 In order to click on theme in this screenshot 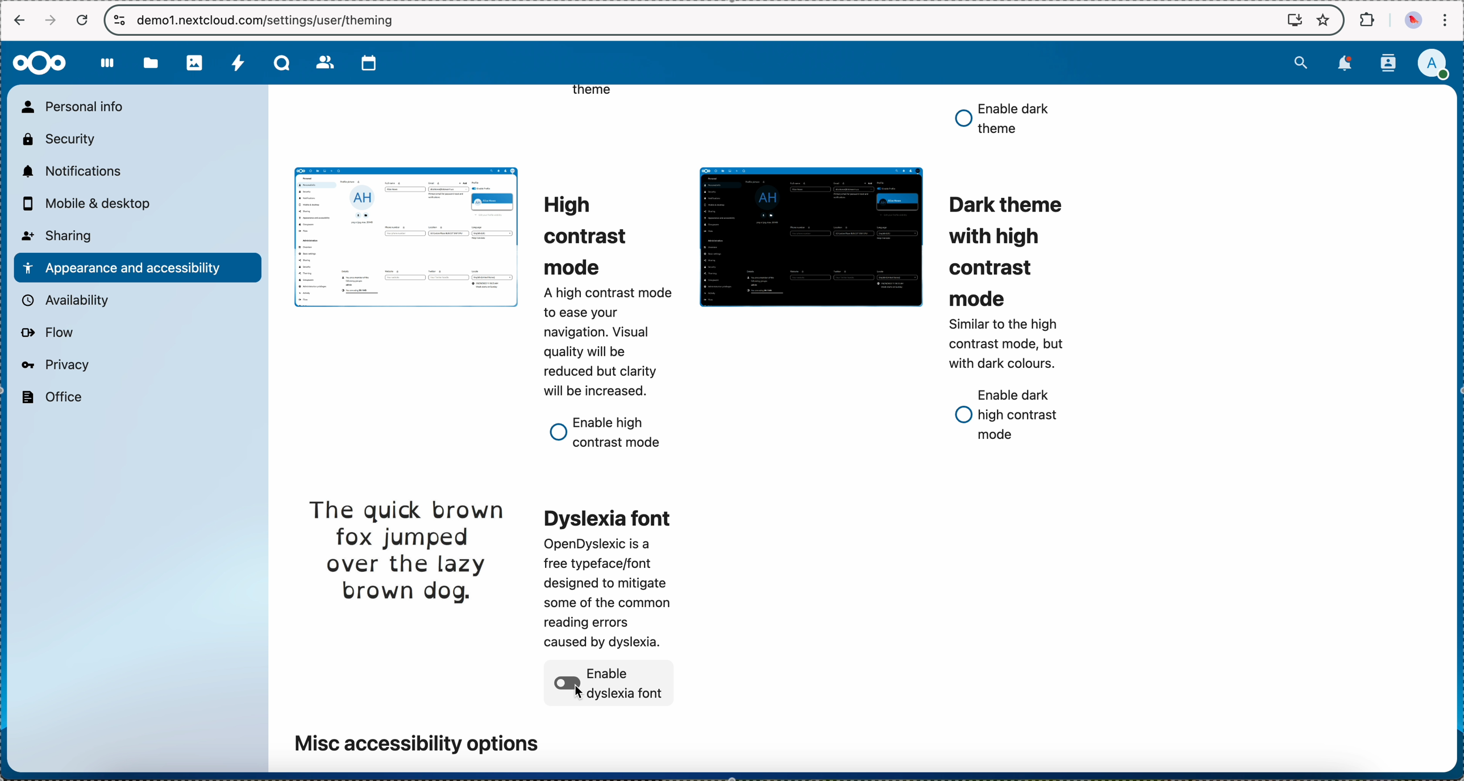, I will do `click(593, 95)`.